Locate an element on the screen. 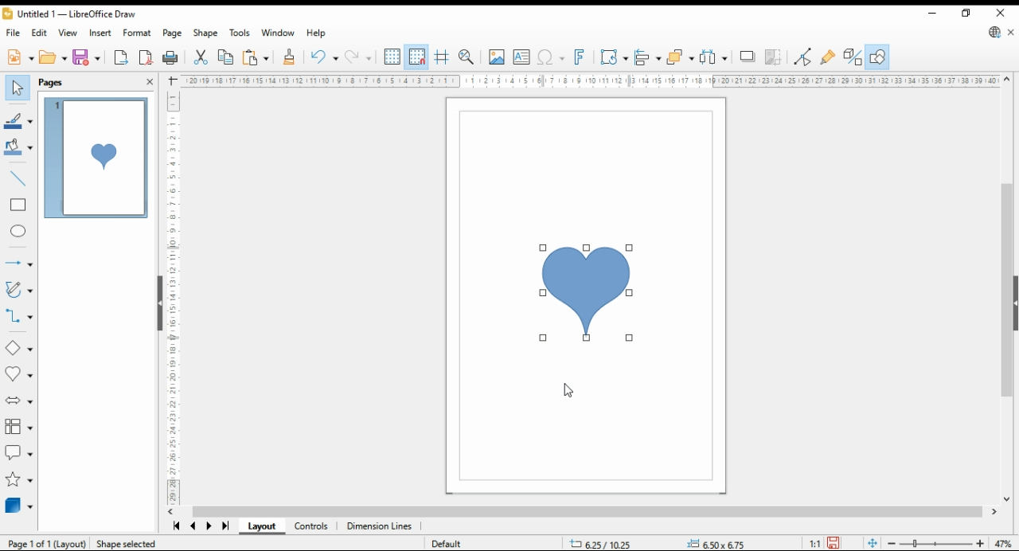 This screenshot has width=1019, height=551. undo is located at coordinates (322, 56).